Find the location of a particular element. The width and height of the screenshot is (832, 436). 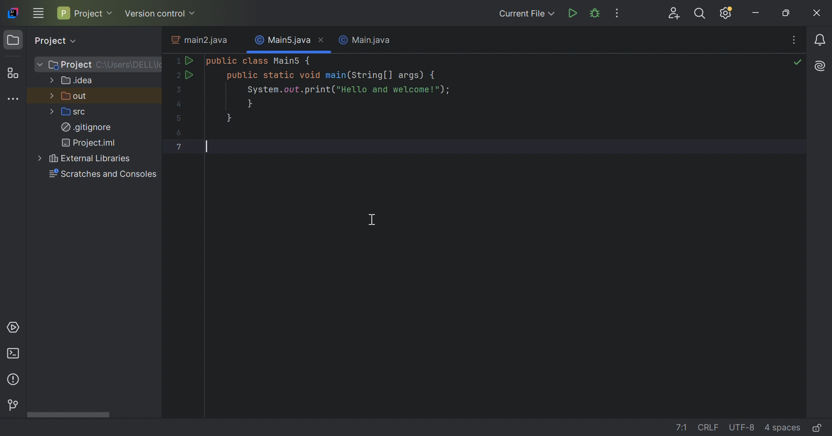

Scroll bar is located at coordinates (68, 415).